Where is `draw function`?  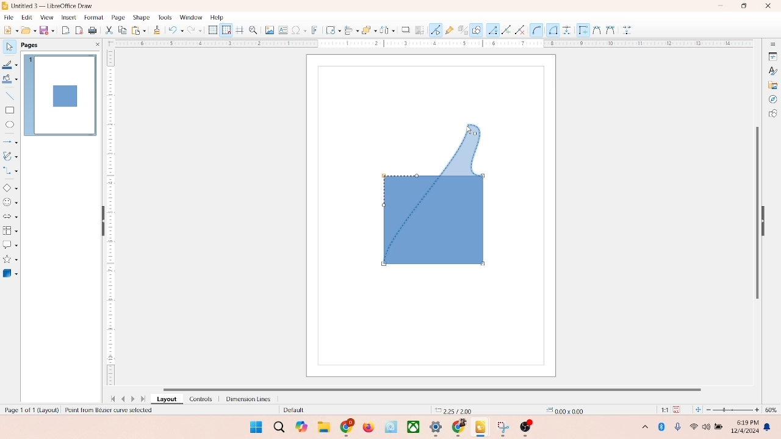
draw function is located at coordinates (477, 29).